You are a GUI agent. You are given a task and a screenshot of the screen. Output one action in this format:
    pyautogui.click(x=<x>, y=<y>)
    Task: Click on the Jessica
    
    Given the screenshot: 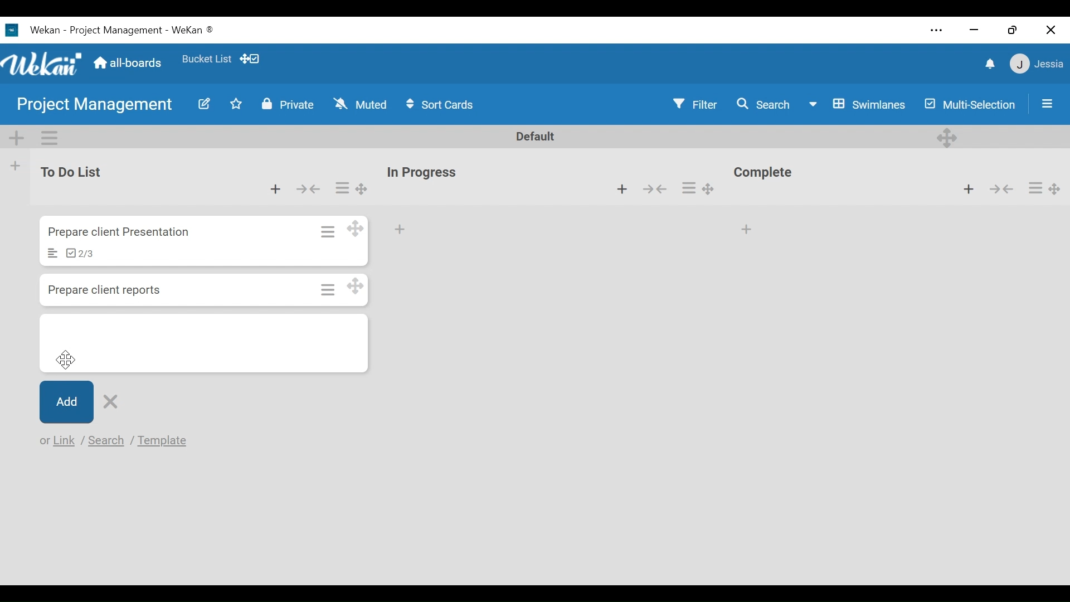 What is the action you would take?
    pyautogui.click(x=1035, y=65)
    